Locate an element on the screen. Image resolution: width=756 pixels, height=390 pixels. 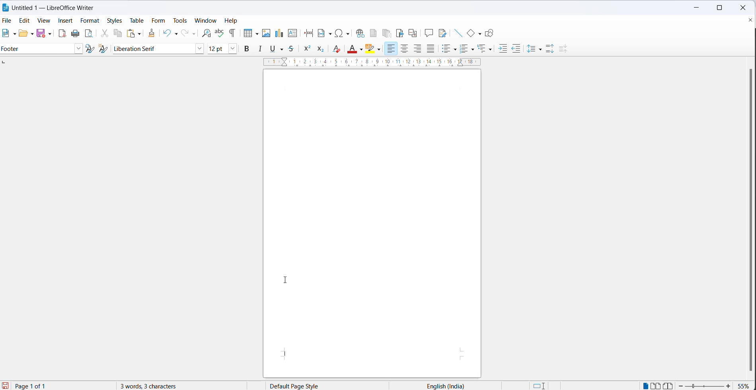
new file is located at coordinates (6, 34).